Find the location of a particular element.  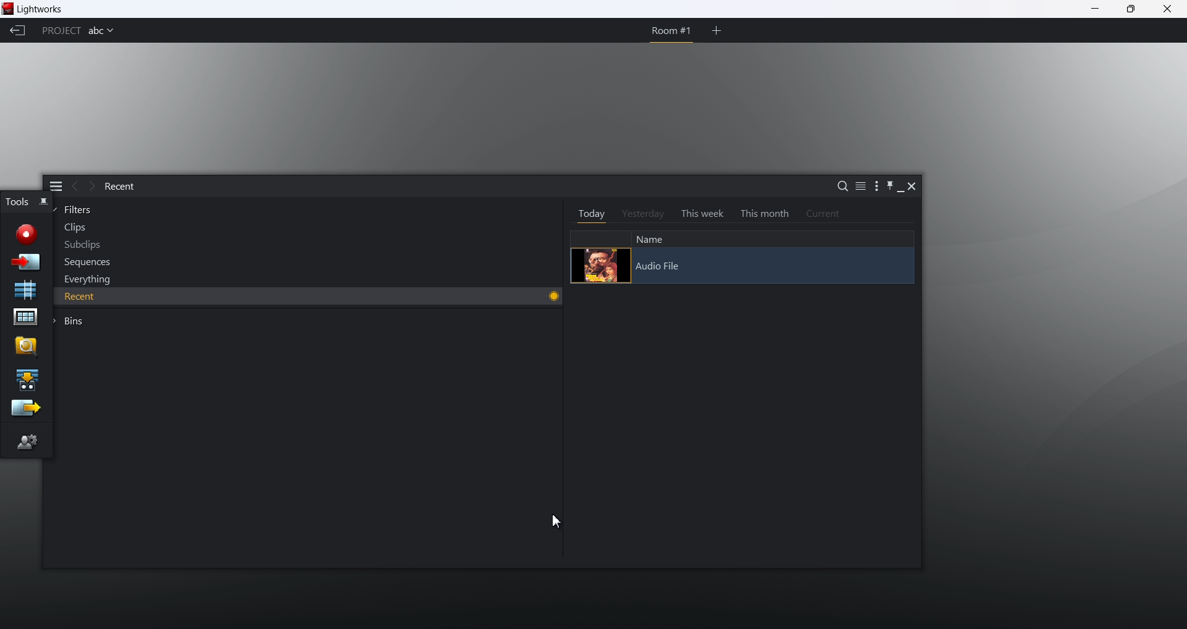

sequences is located at coordinates (83, 264).